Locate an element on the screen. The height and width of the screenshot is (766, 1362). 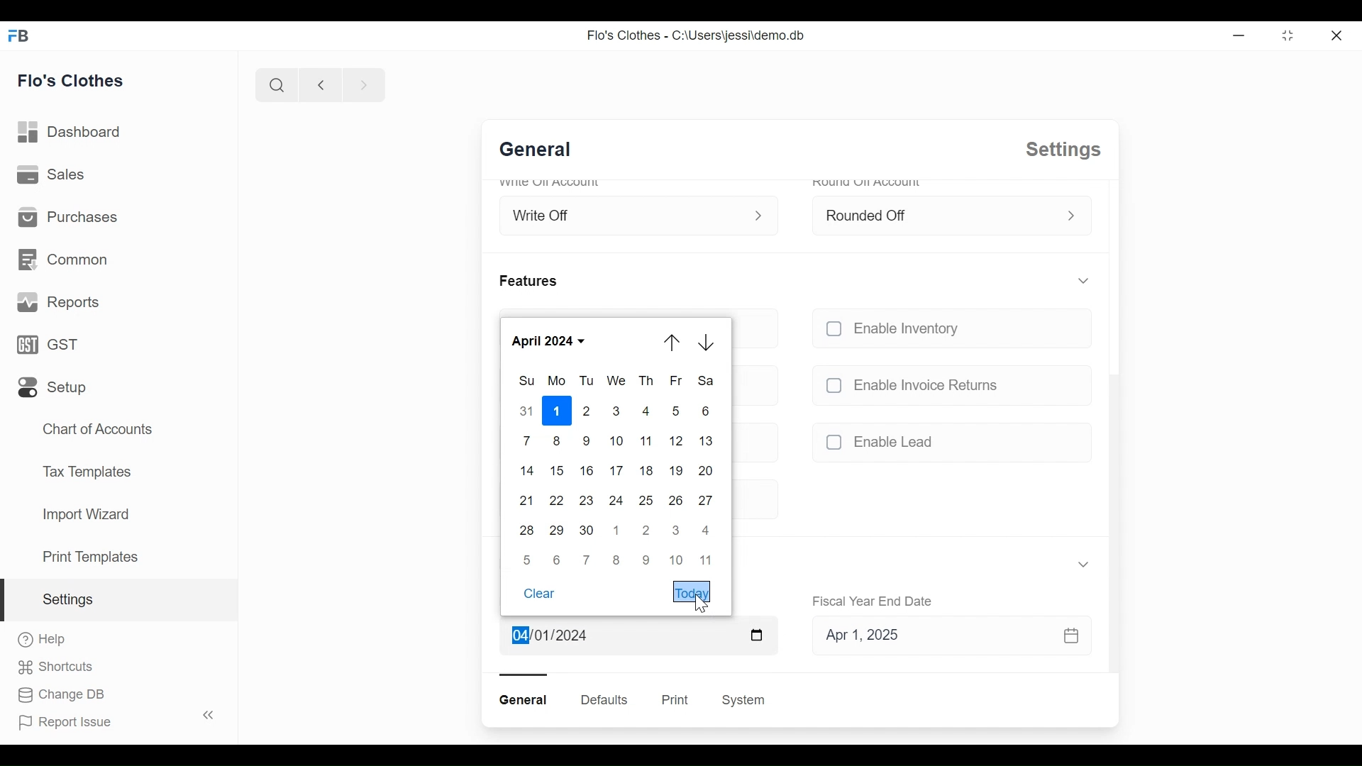
16 is located at coordinates (586, 470).